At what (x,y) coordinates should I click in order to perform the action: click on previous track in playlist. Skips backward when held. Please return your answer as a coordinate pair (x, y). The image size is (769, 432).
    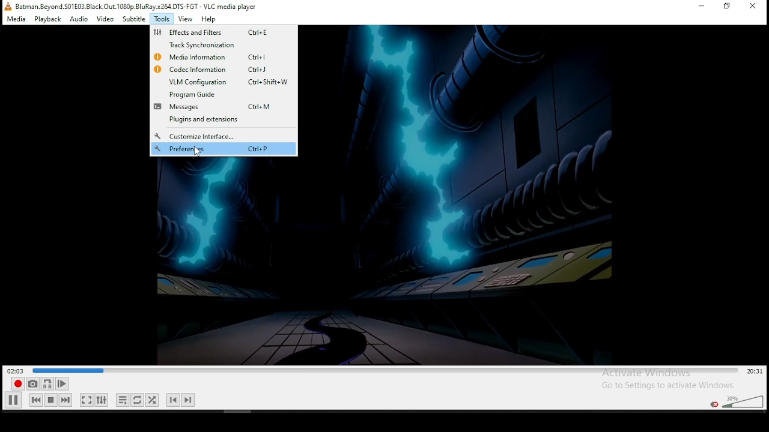
    Looking at the image, I should click on (35, 399).